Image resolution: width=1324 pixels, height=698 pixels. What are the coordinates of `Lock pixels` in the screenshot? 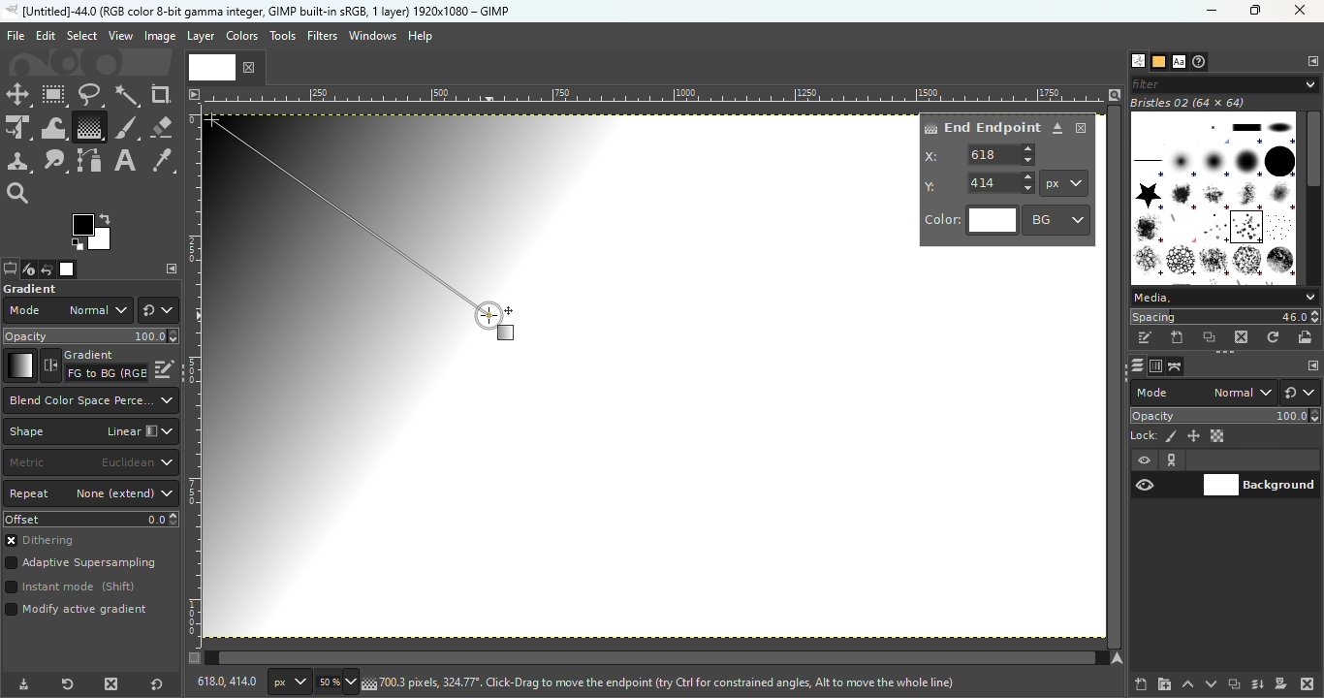 It's located at (1153, 434).